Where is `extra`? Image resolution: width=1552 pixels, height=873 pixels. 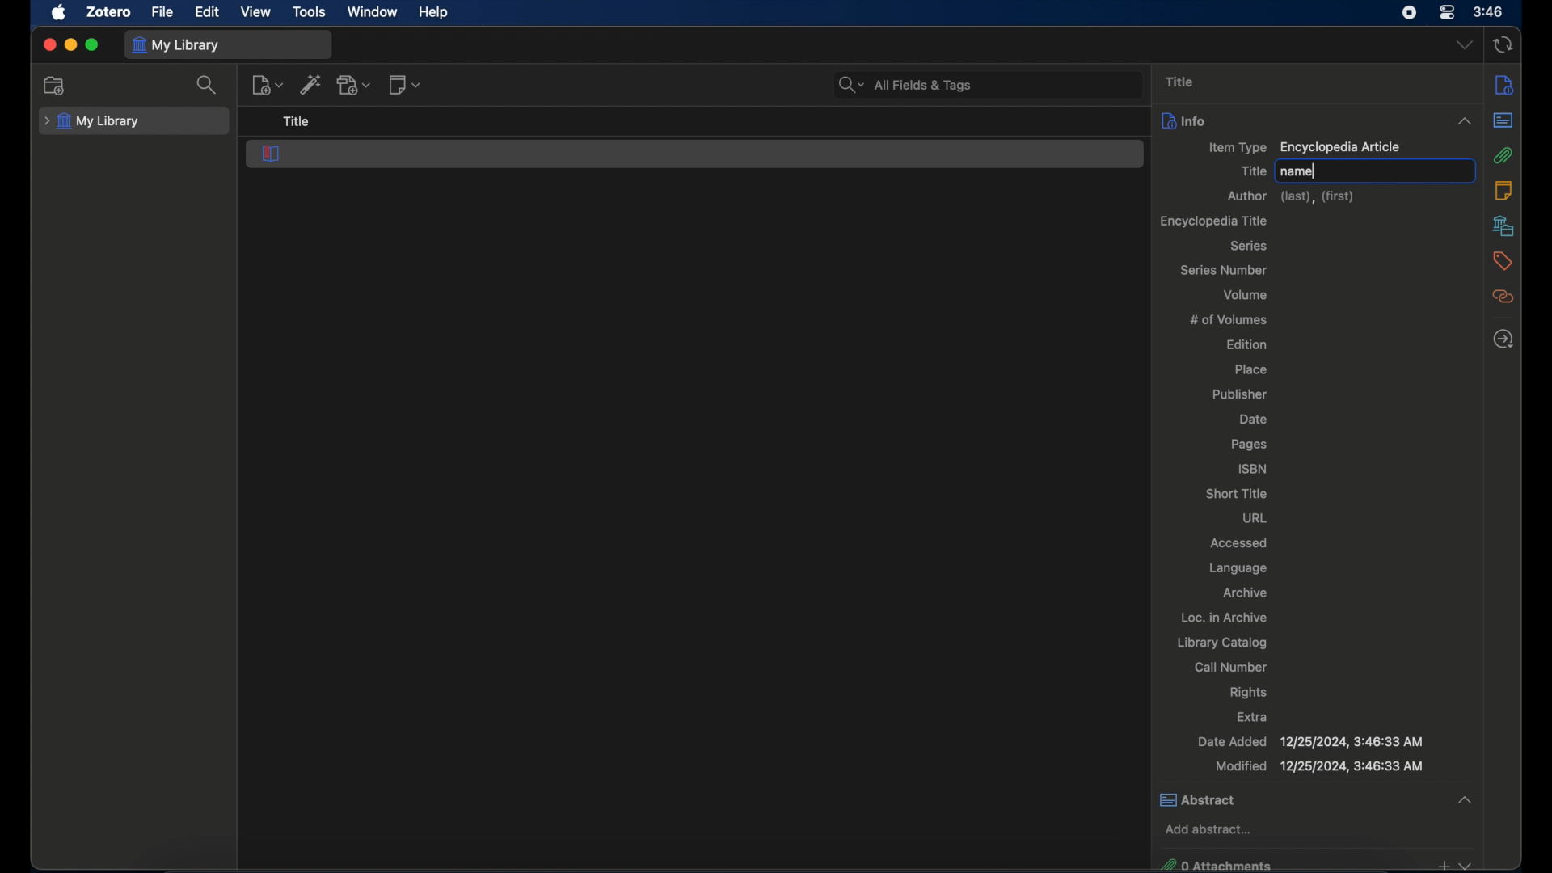
extra is located at coordinates (1252, 717).